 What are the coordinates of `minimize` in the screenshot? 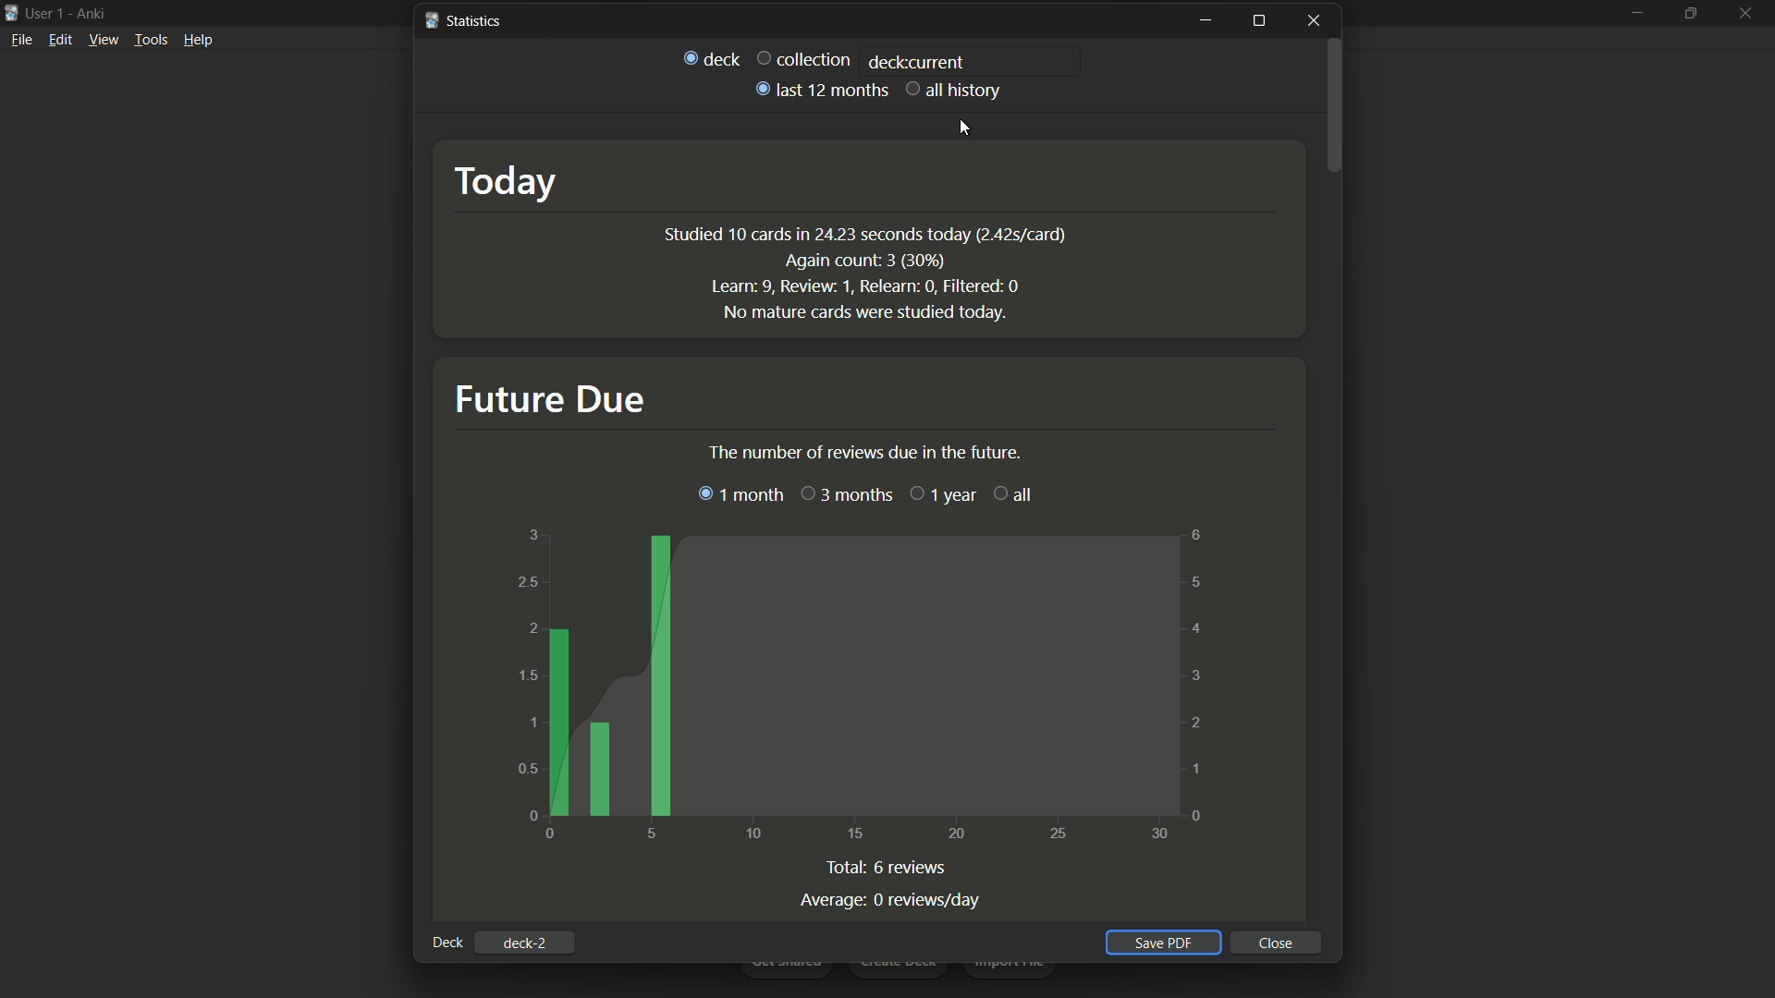 It's located at (1633, 21).